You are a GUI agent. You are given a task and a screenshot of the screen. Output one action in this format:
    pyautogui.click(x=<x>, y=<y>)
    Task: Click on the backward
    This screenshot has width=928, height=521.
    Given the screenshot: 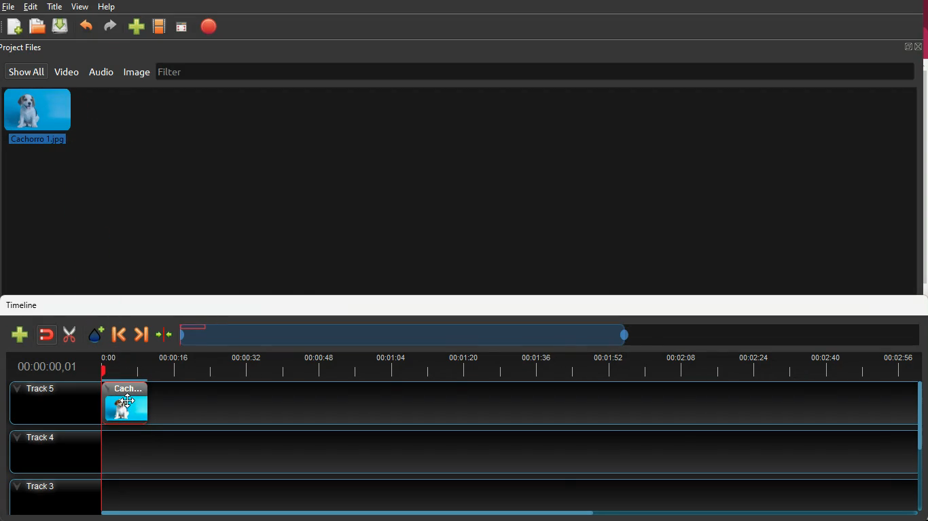 What is the action you would take?
    pyautogui.click(x=118, y=334)
    